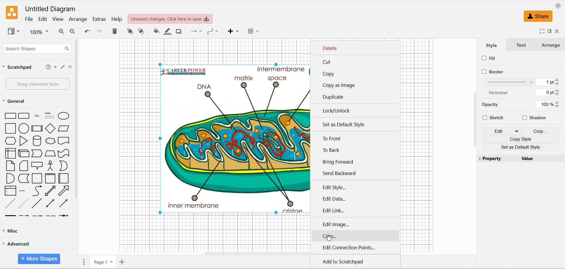  What do you see at coordinates (51, 216) in the screenshot?
I see `Connector with 3 Labels` at bounding box center [51, 216].